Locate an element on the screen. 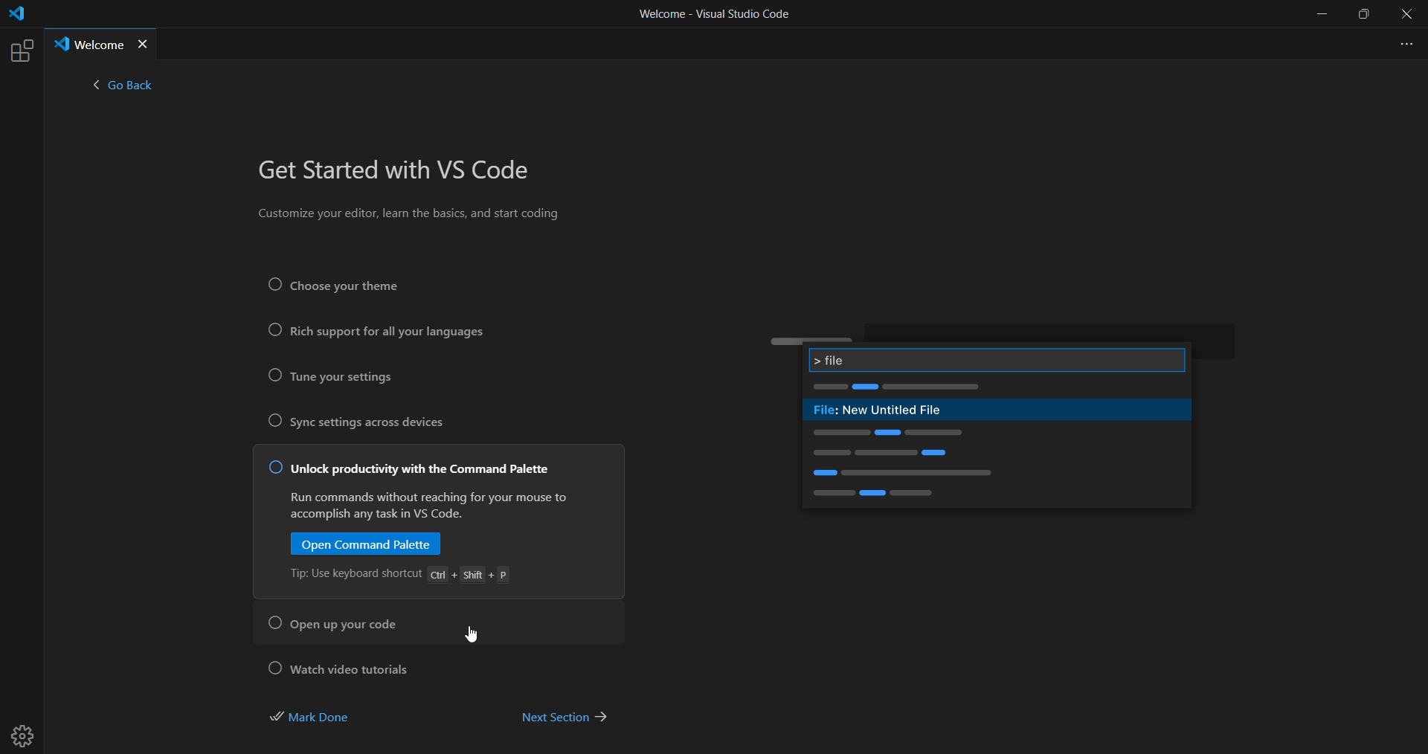 This screenshot has width=1428, height=754. more is located at coordinates (1403, 42).